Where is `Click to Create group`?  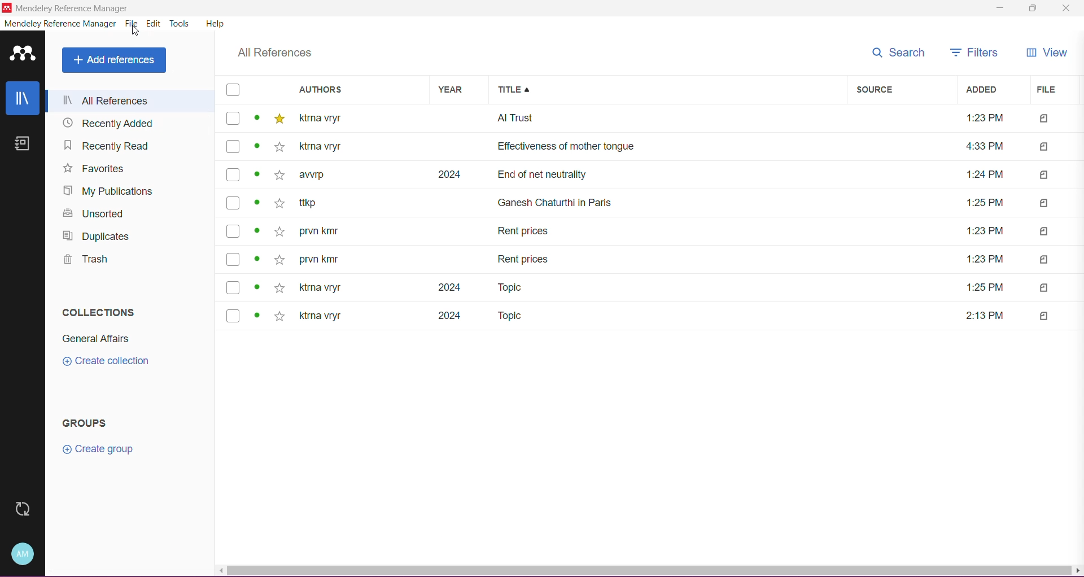 Click to Create group is located at coordinates (97, 451).